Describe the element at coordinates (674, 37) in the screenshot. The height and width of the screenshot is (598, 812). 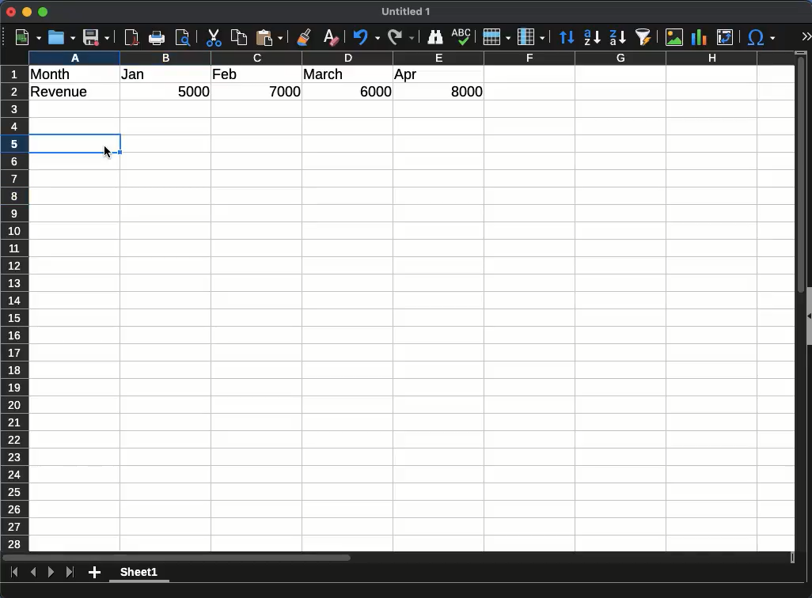
I see `image` at that location.